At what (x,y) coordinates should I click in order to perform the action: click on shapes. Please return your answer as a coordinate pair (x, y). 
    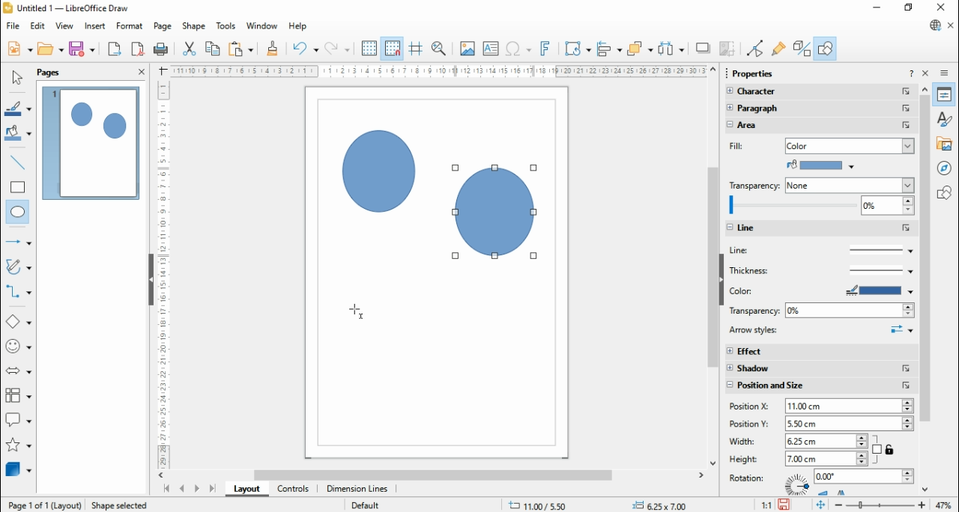
    Looking at the image, I should click on (946, 192).